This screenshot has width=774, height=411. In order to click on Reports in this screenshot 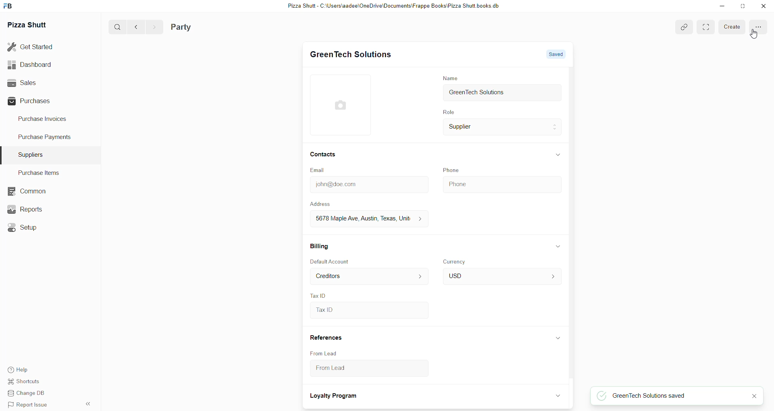, I will do `click(26, 209)`.